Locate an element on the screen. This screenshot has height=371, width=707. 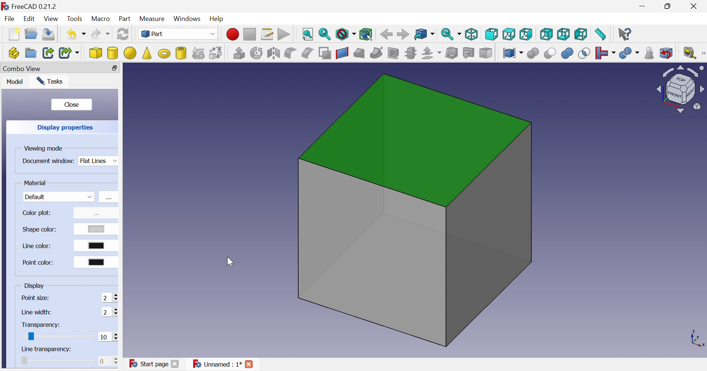
Fillet is located at coordinates (290, 53).